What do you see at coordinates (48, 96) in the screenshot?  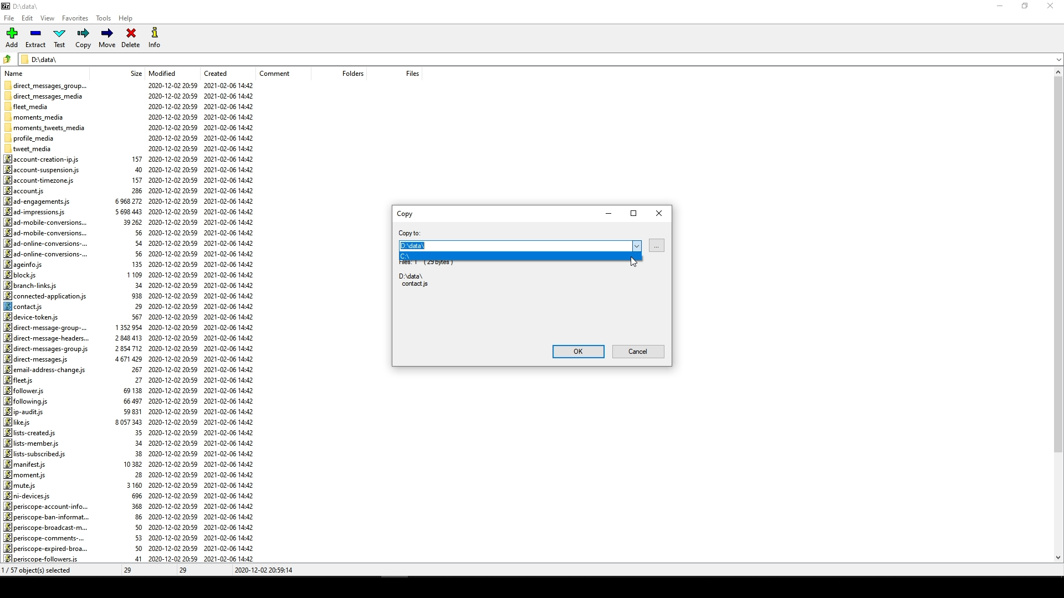 I see `direct_messages_media` at bounding box center [48, 96].